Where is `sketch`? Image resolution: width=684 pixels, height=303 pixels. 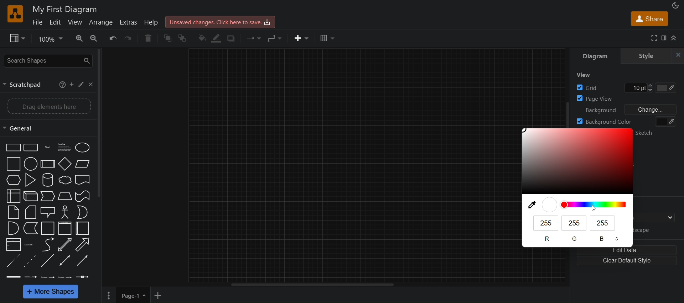 sketch is located at coordinates (653, 134).